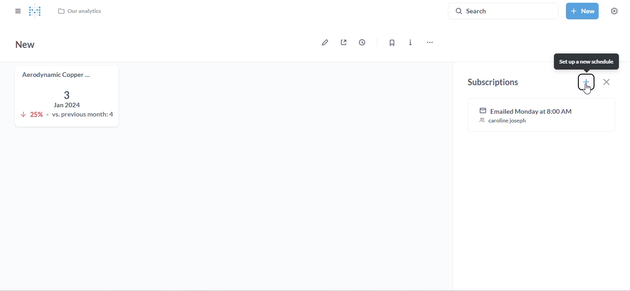 This screenshot has height=291, width=630. Describe the element at coordinates (606, 81) in the screenshot. I see `close` at that location.